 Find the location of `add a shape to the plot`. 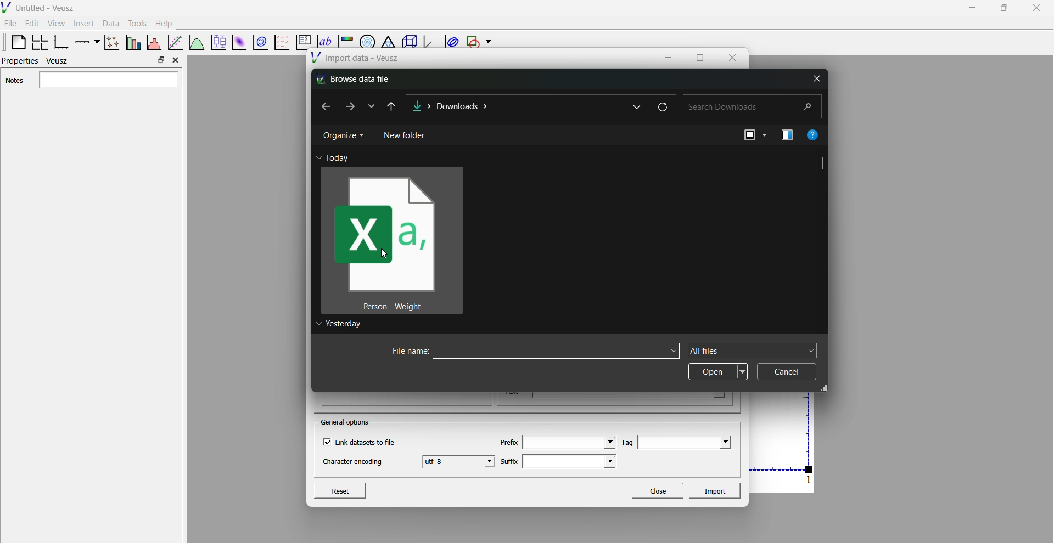

add a shape to the plot is located at coordinates (472, 42).